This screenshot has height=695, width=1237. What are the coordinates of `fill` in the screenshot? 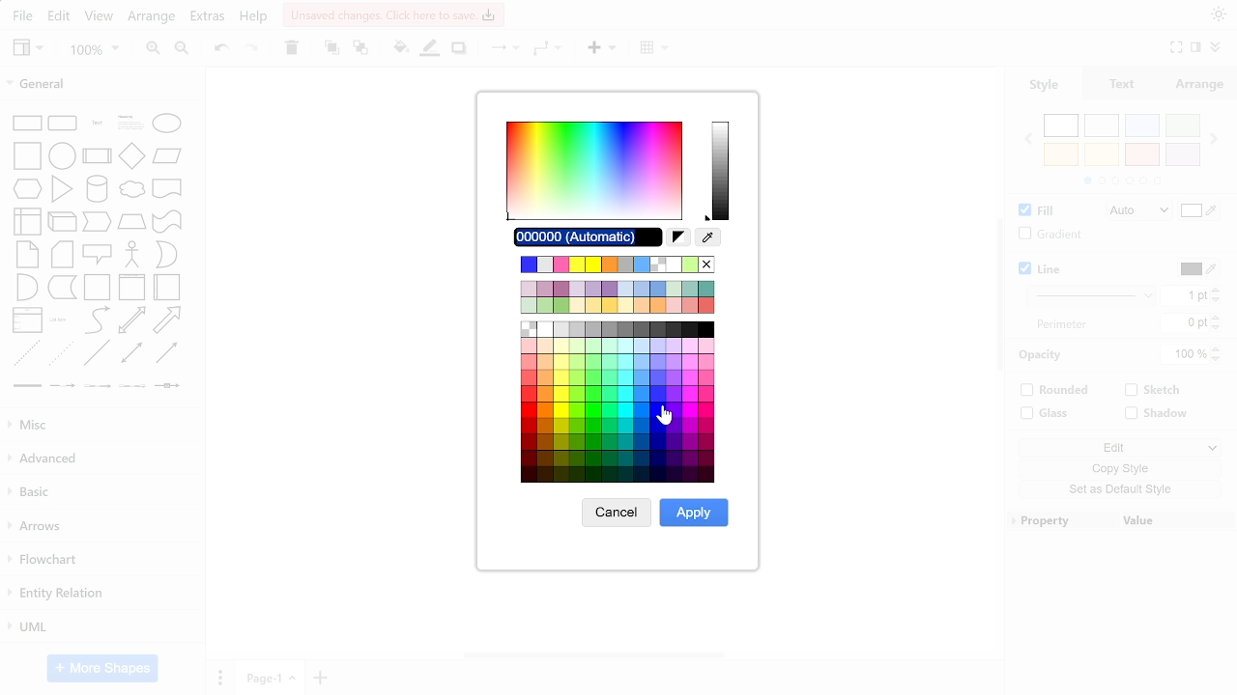 It's located at (1034, 211).